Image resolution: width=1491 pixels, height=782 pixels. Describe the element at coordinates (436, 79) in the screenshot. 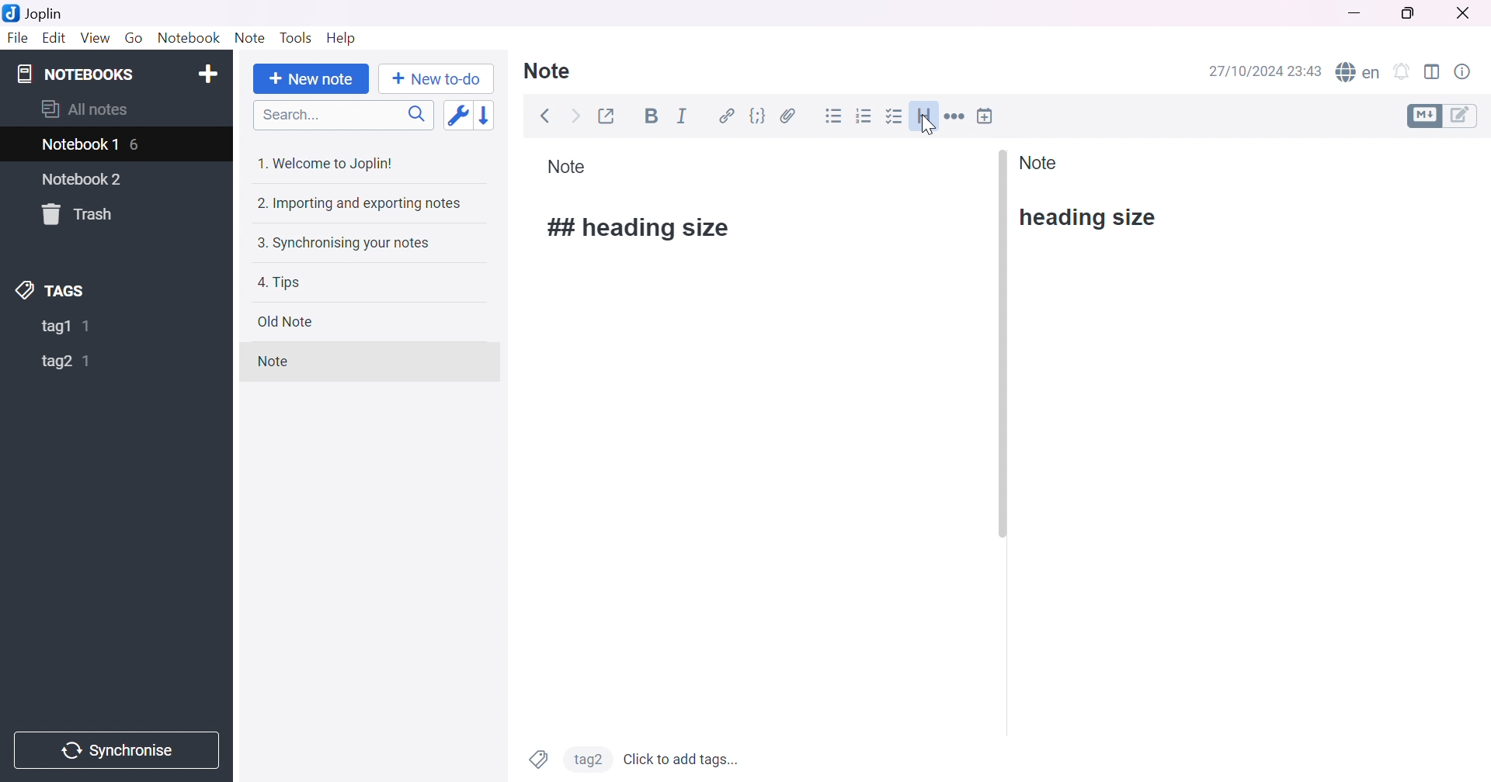

I see `+ New to-do` at that location.